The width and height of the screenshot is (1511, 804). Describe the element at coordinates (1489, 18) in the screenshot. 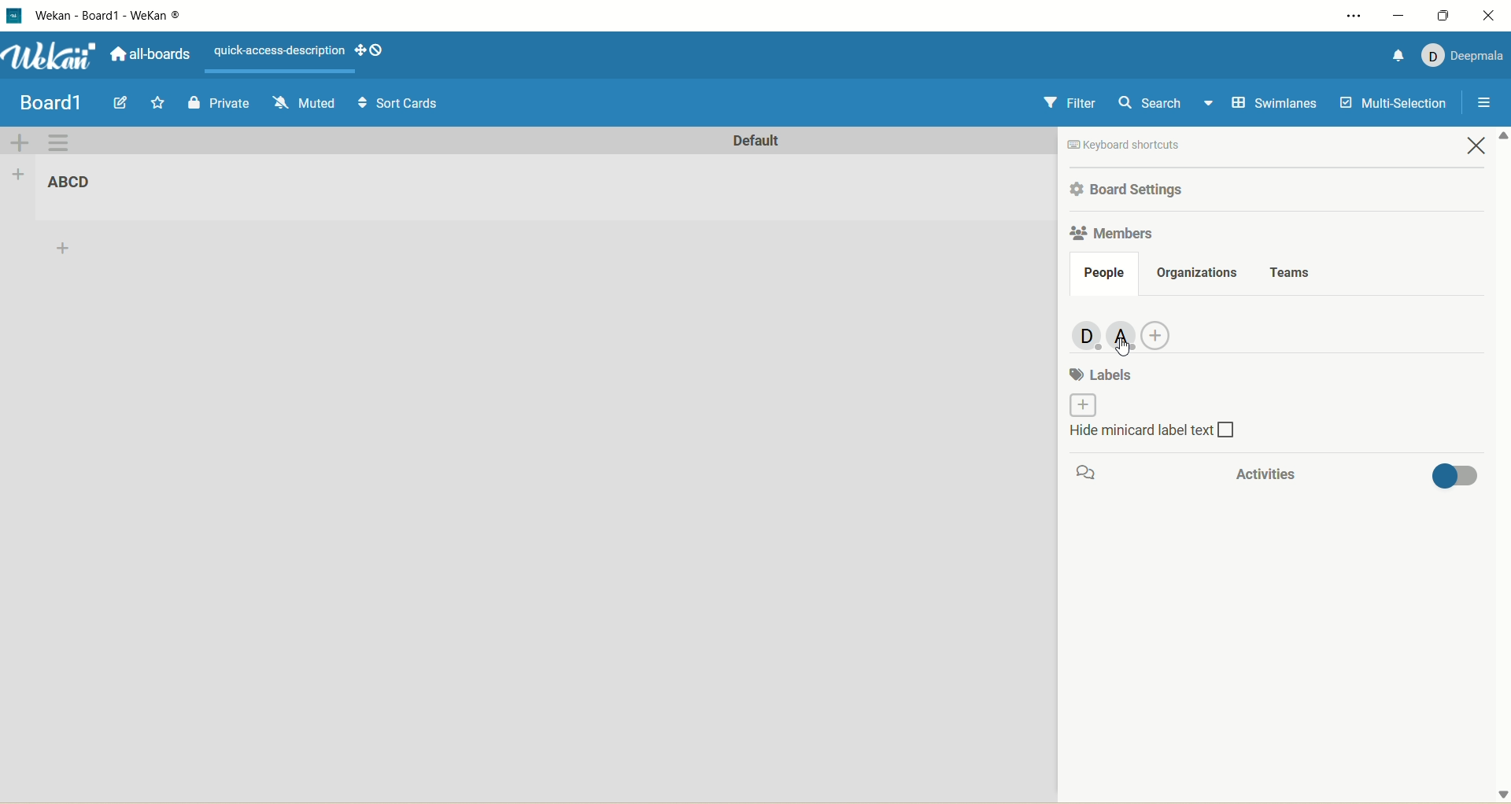

I see `close` at that location.